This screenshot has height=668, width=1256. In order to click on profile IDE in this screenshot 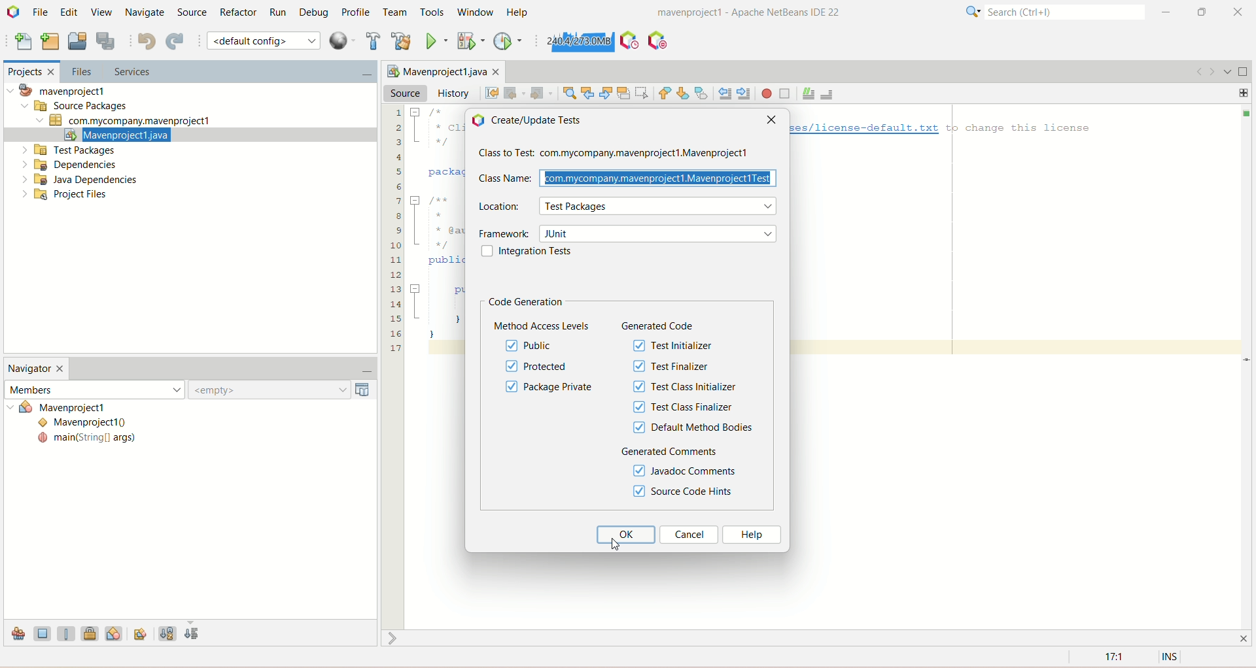, I will do `click(629, 41)`.